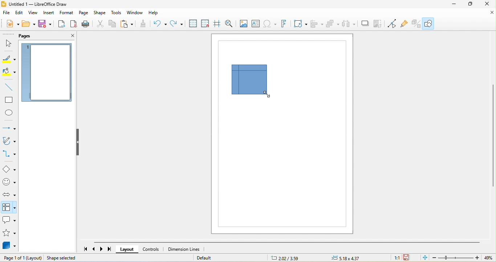 The image size is (496, 262). I want to click on flowchart, so click(249, 79).